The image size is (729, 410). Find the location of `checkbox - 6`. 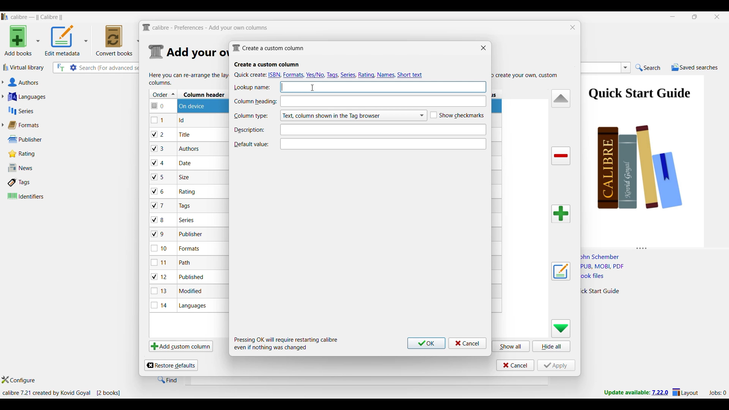

checkbox - 6 is located at coordinates (159, 192).